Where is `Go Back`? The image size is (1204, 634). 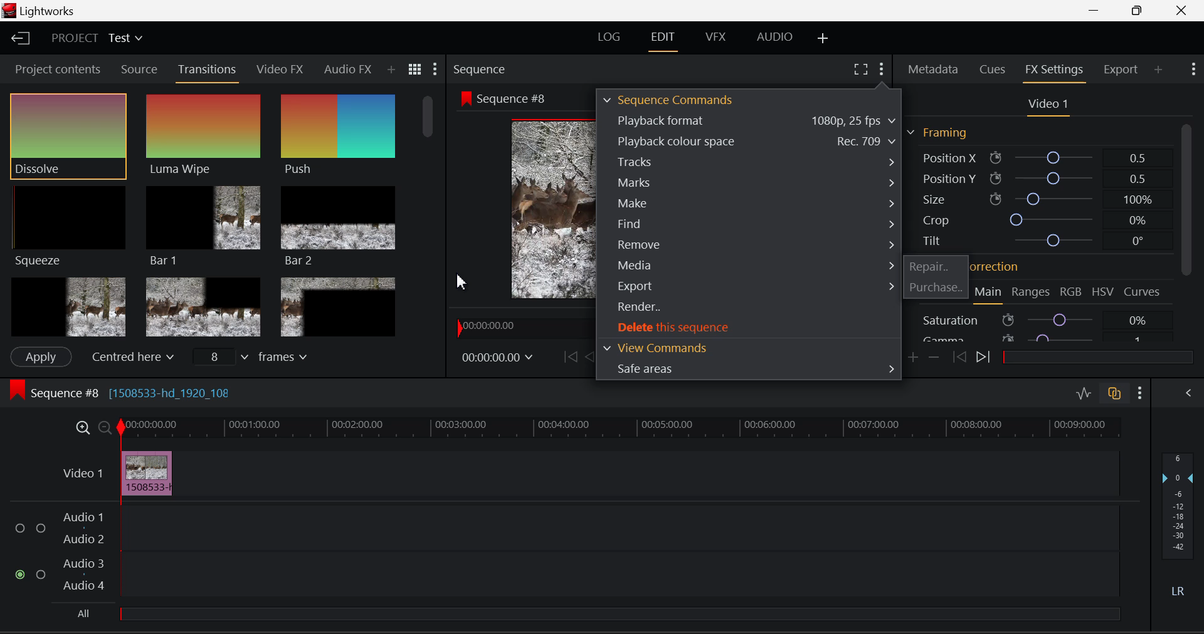 Go Back is located at coordinates (591, 356).